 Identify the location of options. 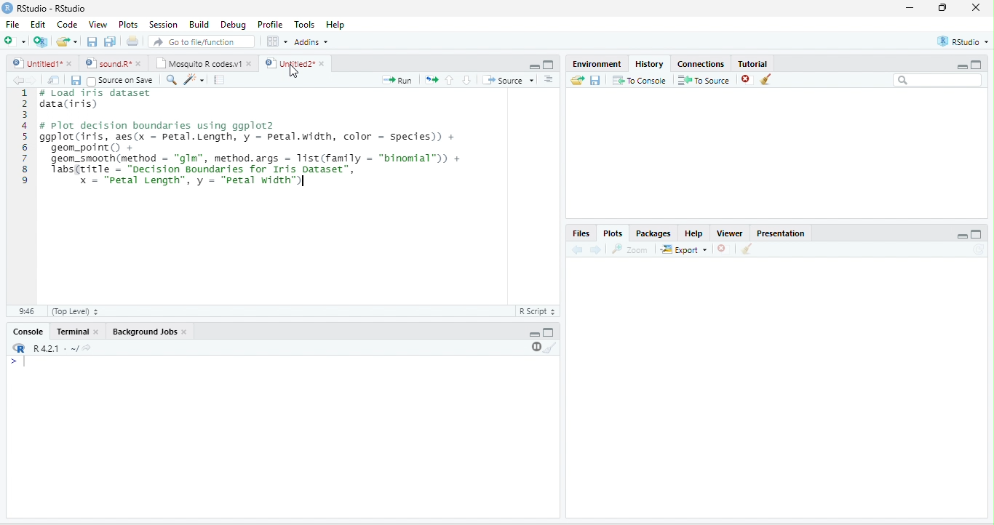
(549, 79).